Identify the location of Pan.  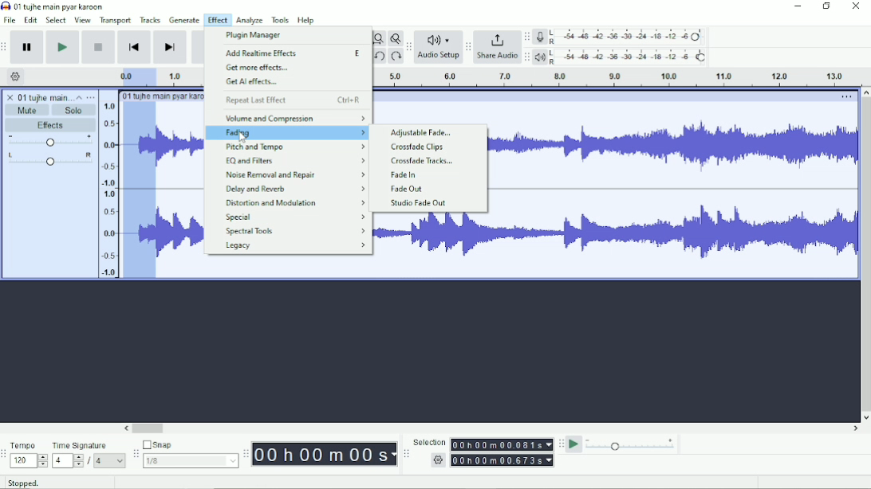
(49, 160).